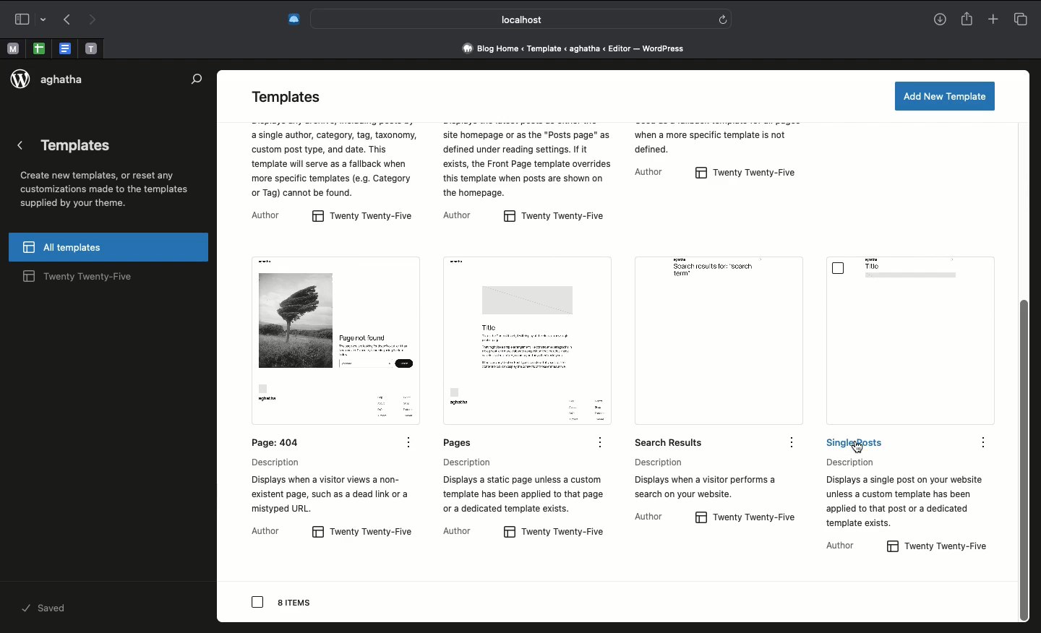 This screenshot has height=633, width=1041. What do you see at coordinates (93, 20) in the screenshot?
I see `Forward` at bounding box center [93, 20].